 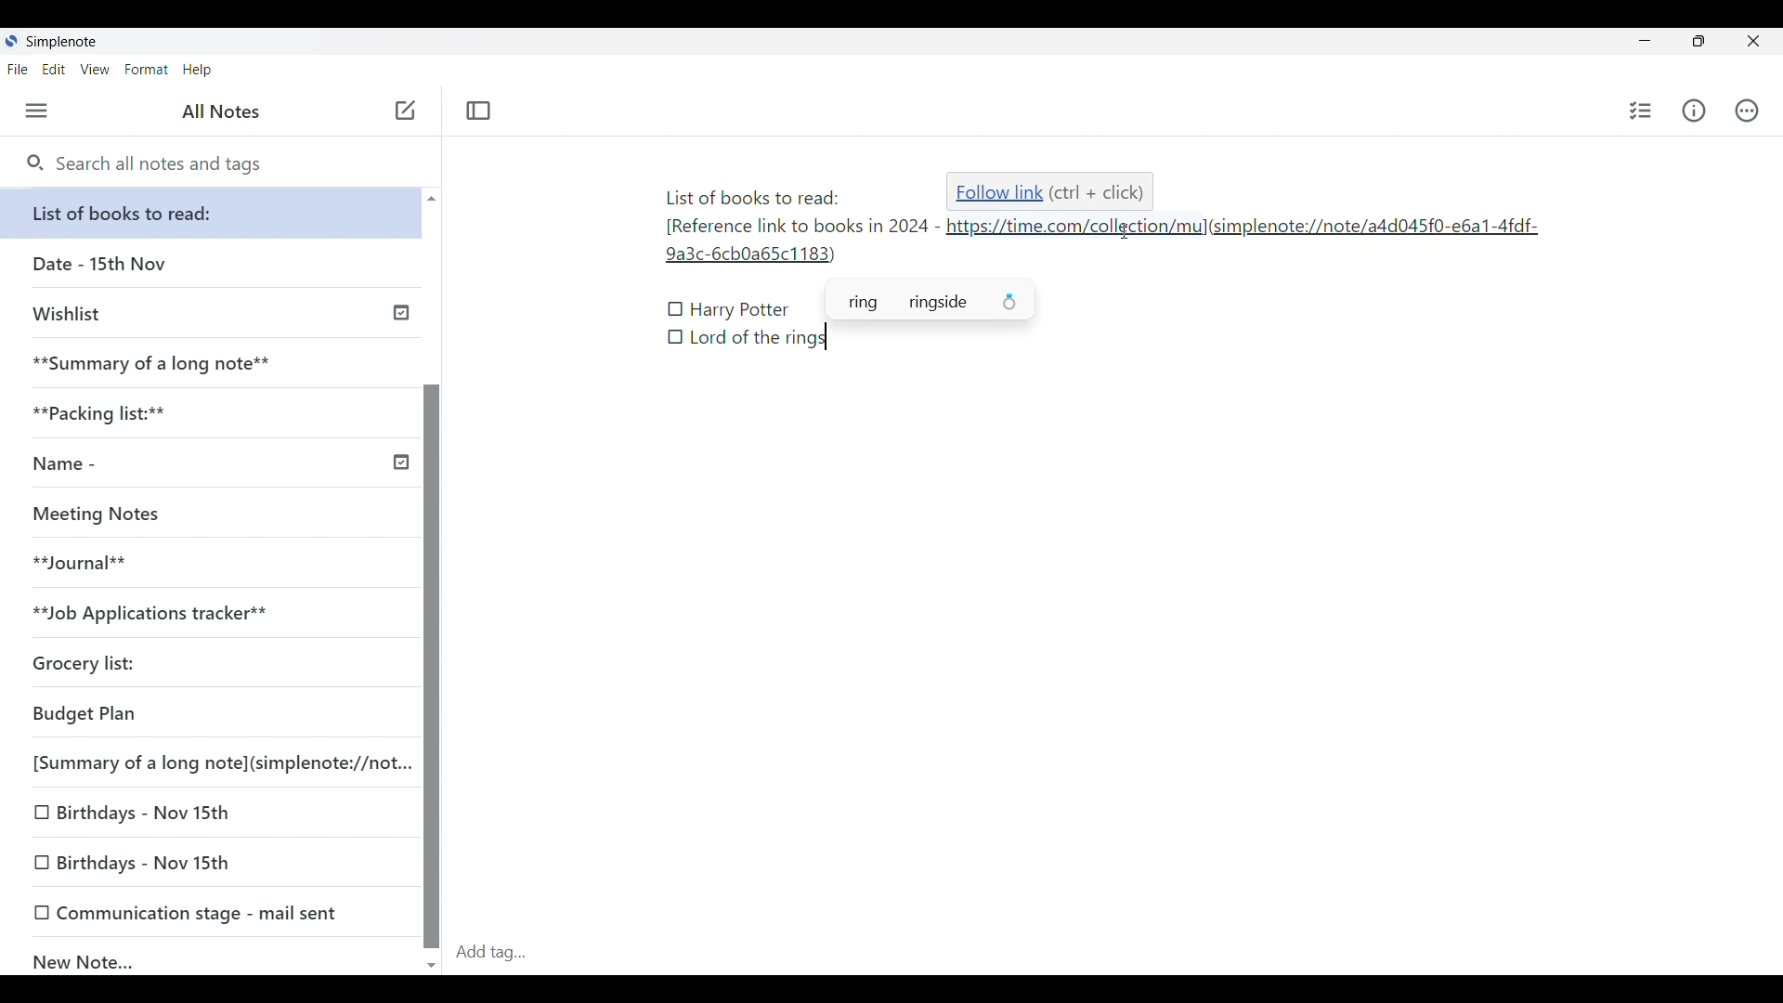 What do you see at coordinates (208, 715) in the screenshot?
I see `Budget Plan` at bounding box center [208, 715].